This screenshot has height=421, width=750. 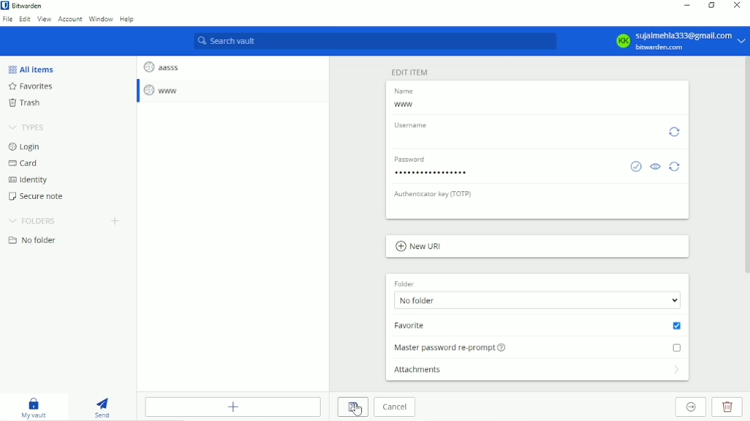 What do you see at coordinates (104, 407) in the screenshot?
I see `Send` at bounding box center [104, 407].